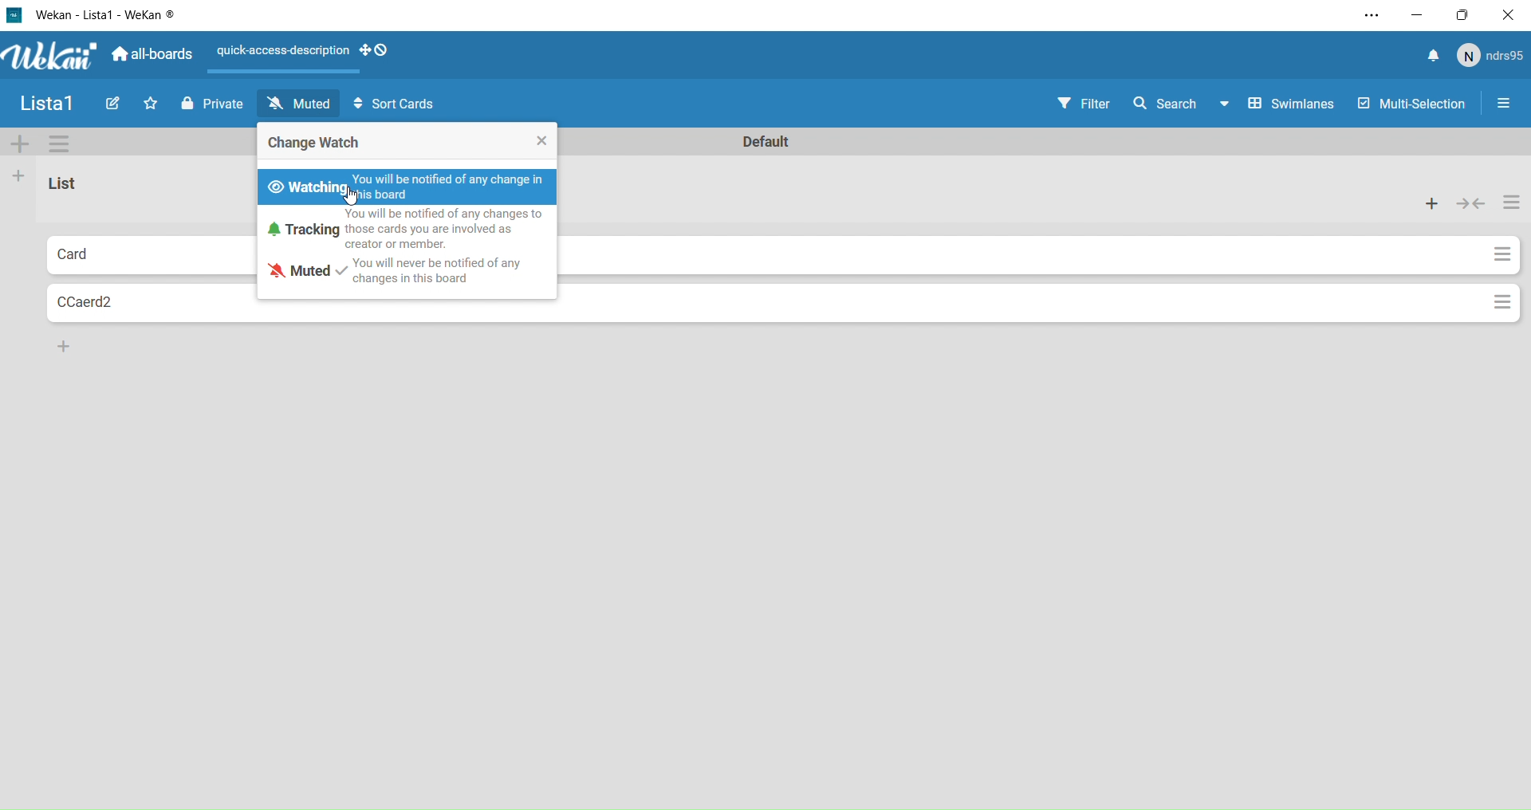 The width and height of the screenshot is (1531, 810). Describe the element at coordinates (112, 104) in the screenshot. I see `Edit` at that location.